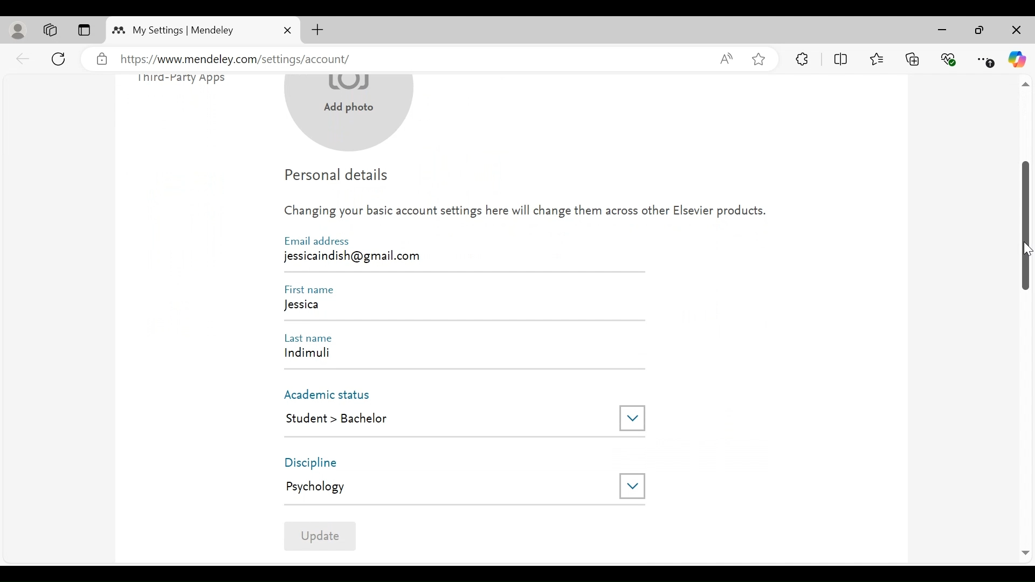 Image resolution: width=1035 pixels, height=582 pixels. Describe the element at coordinates (1026, 250) in the screenshot. I see `Cursor` at that location.